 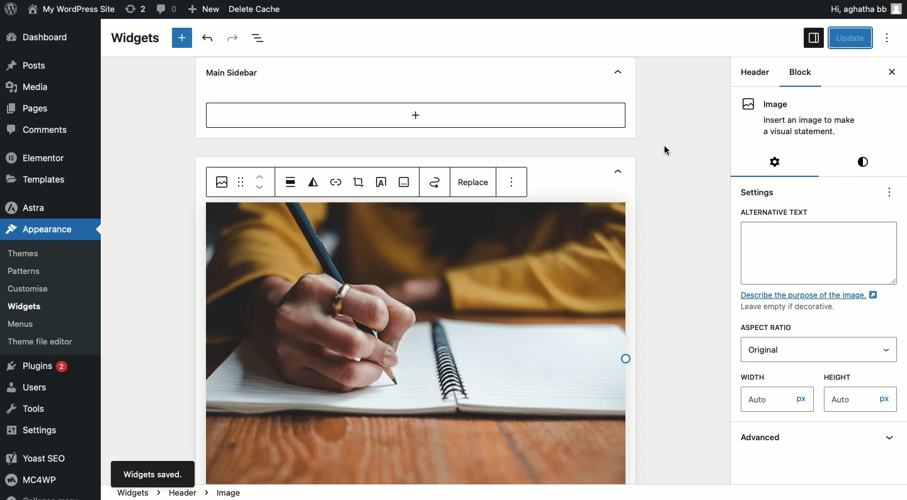 I want to click on Block, so click(x=797, y=72).